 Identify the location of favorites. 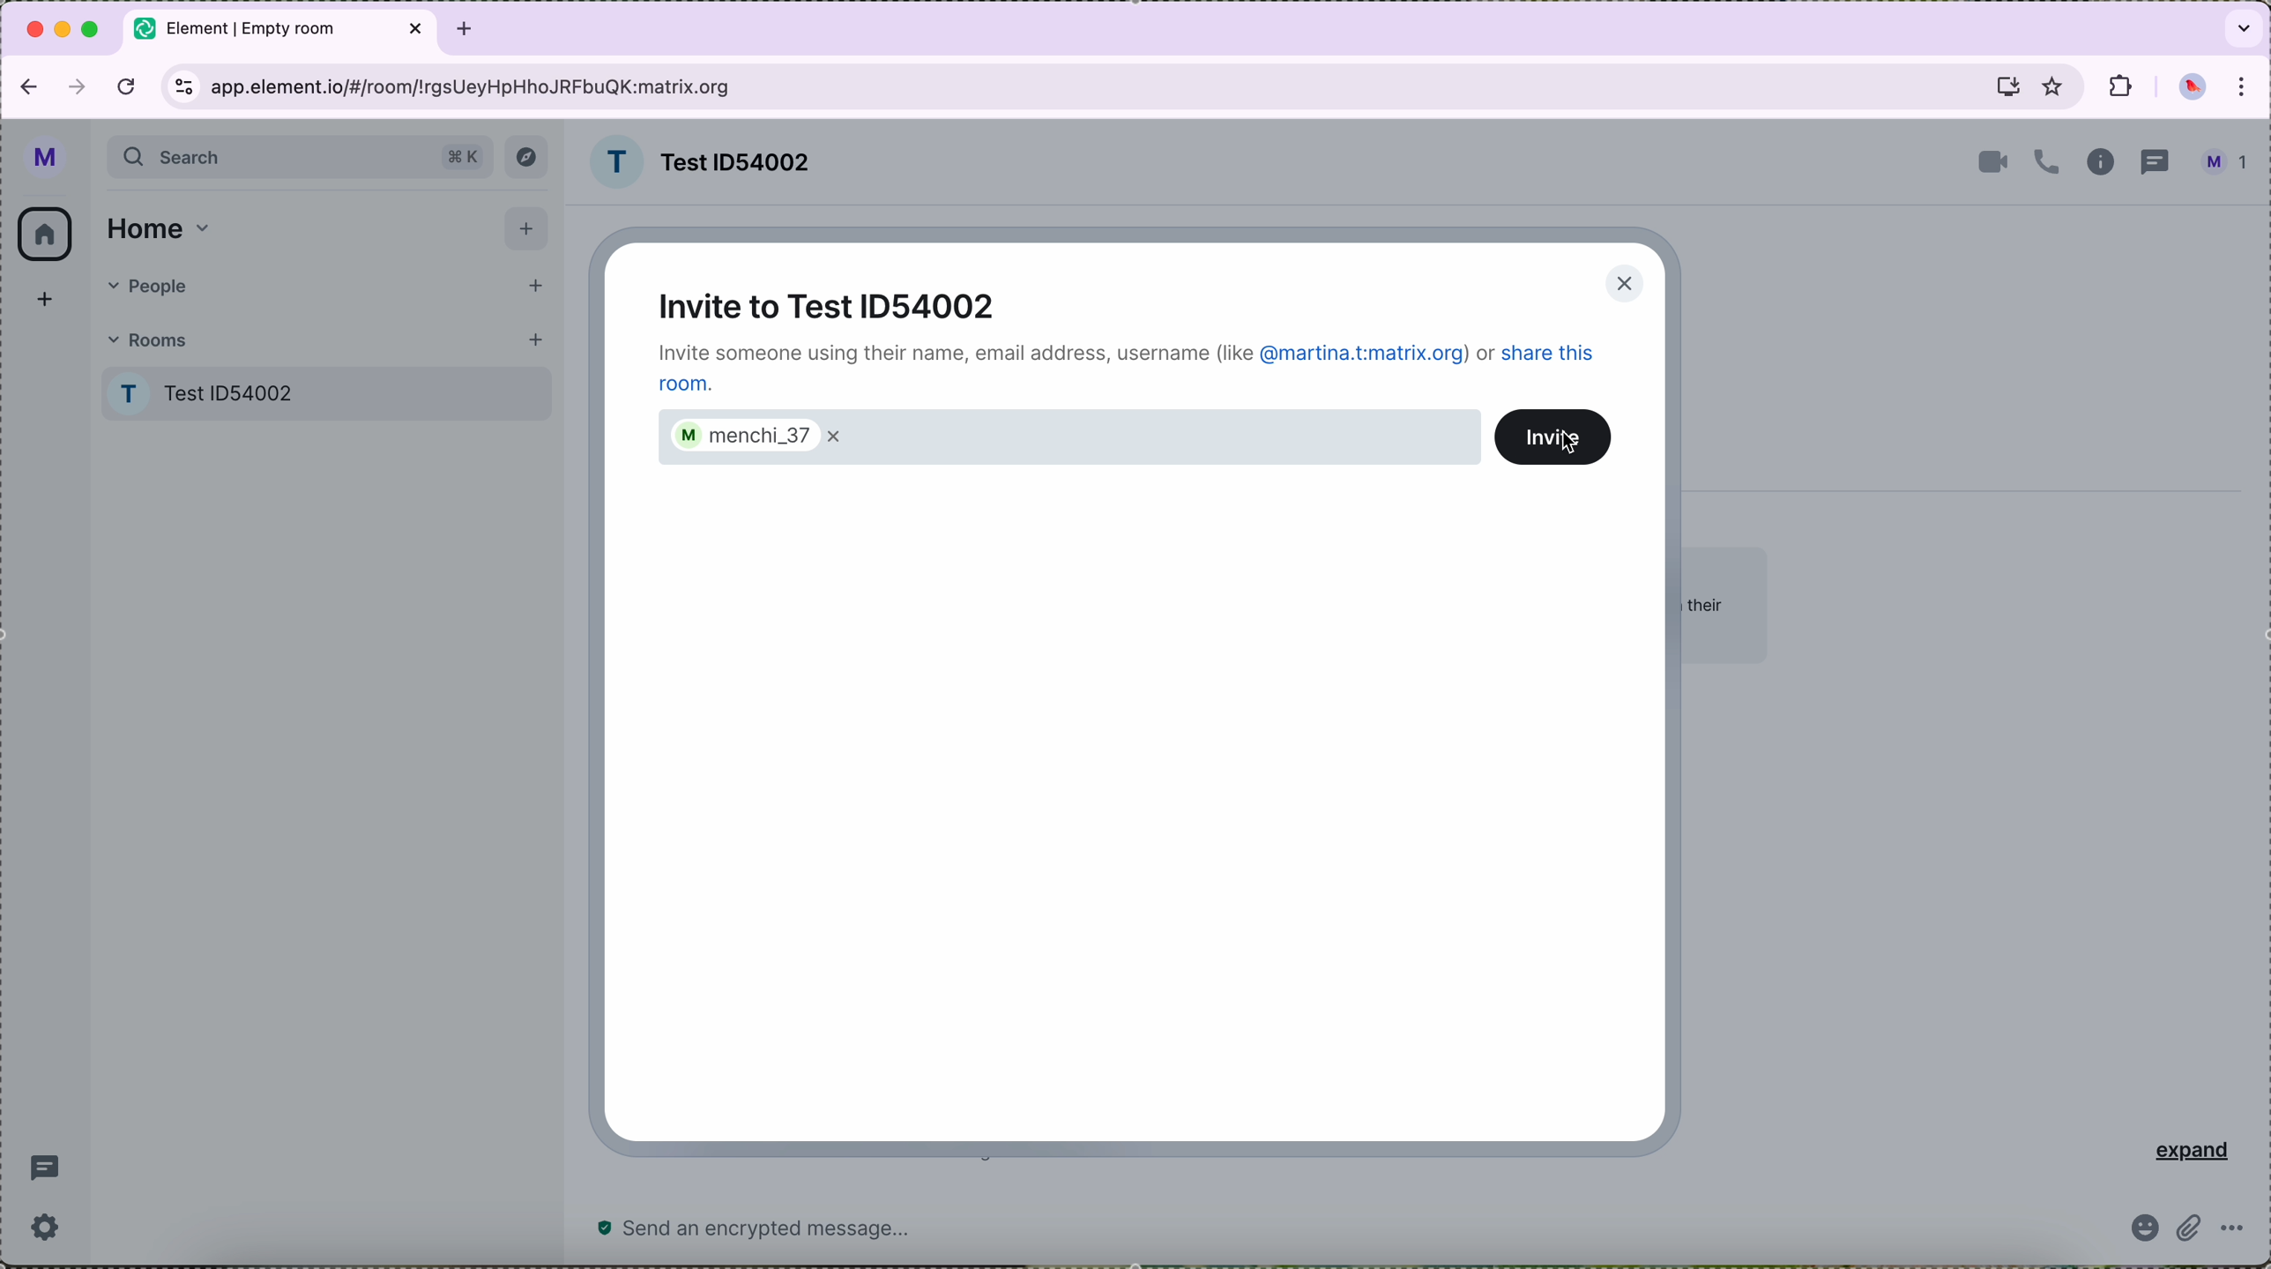
(2052, 86).